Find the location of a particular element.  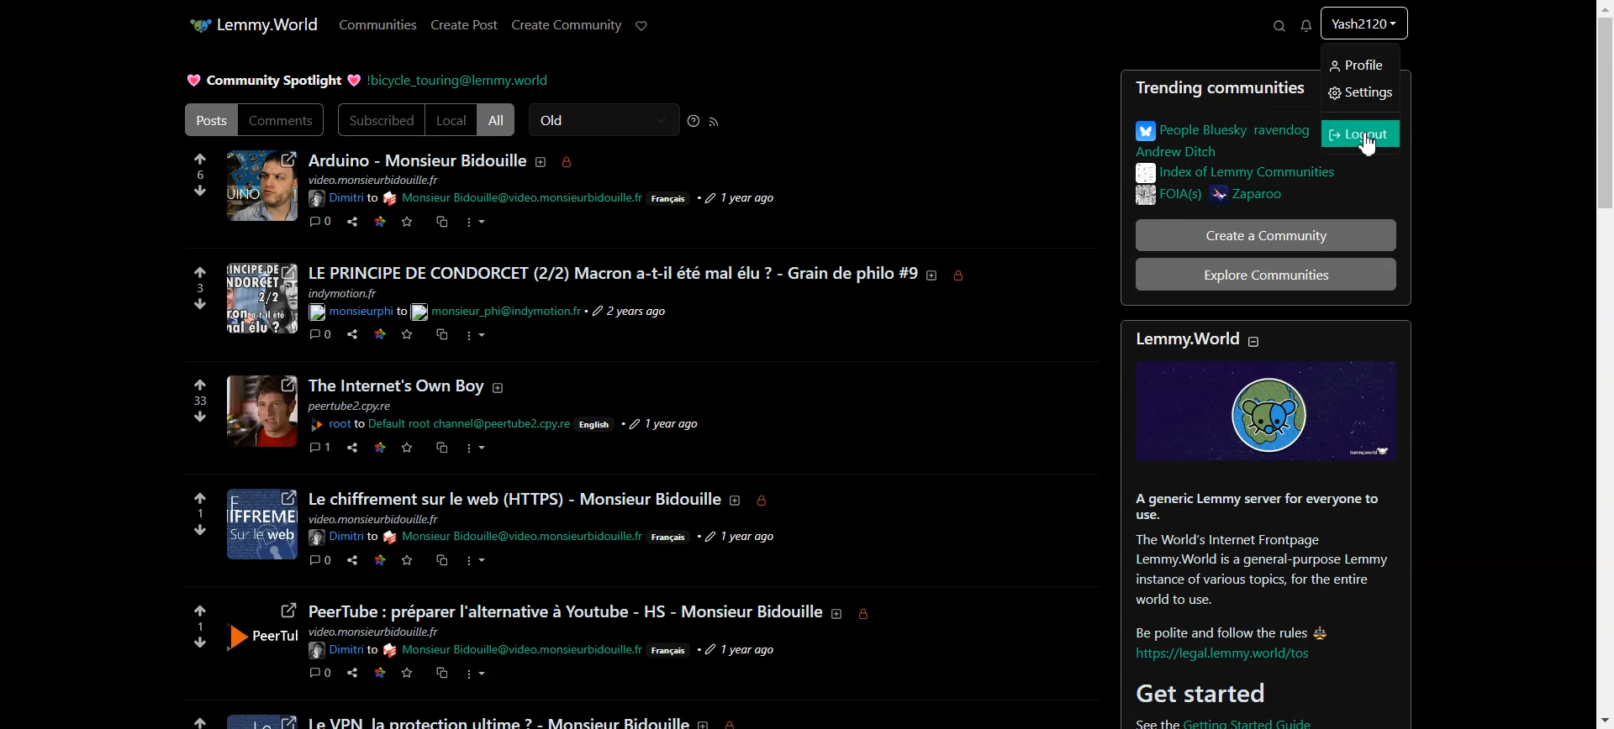

Link is located at coordinates (379, 222).